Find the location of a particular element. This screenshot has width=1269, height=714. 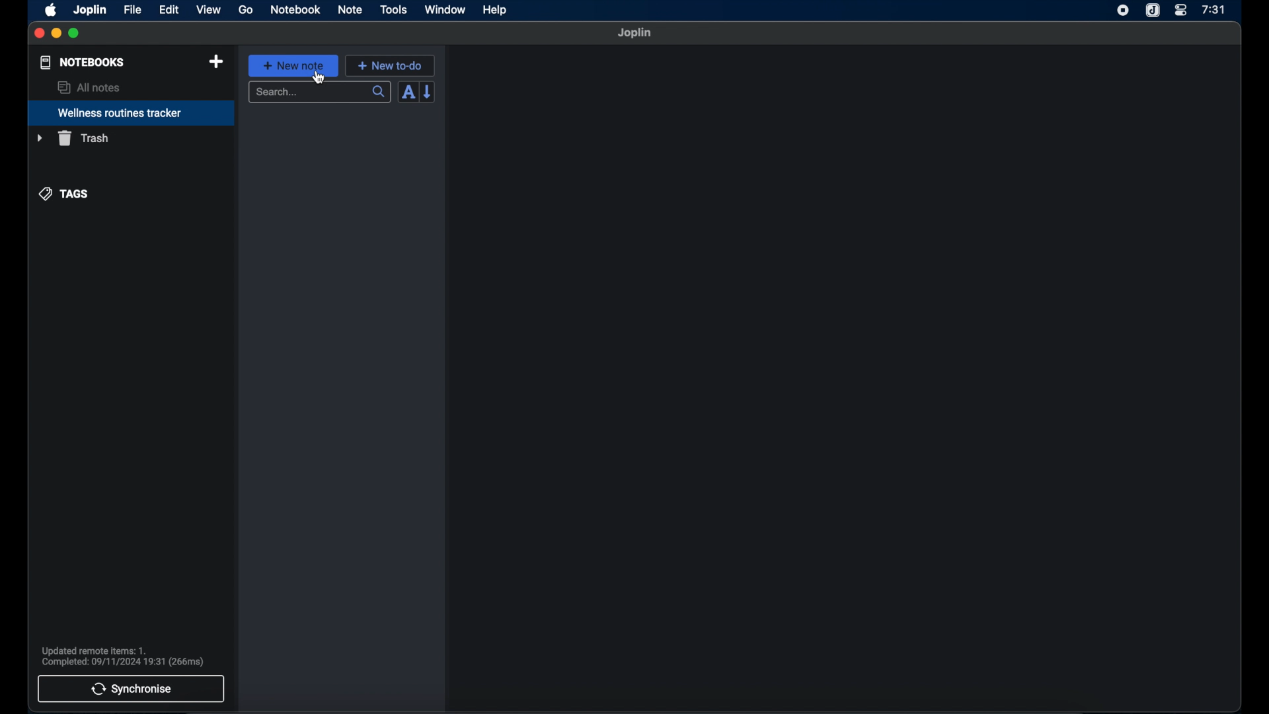

maximize is located at coordinates (75, 34).